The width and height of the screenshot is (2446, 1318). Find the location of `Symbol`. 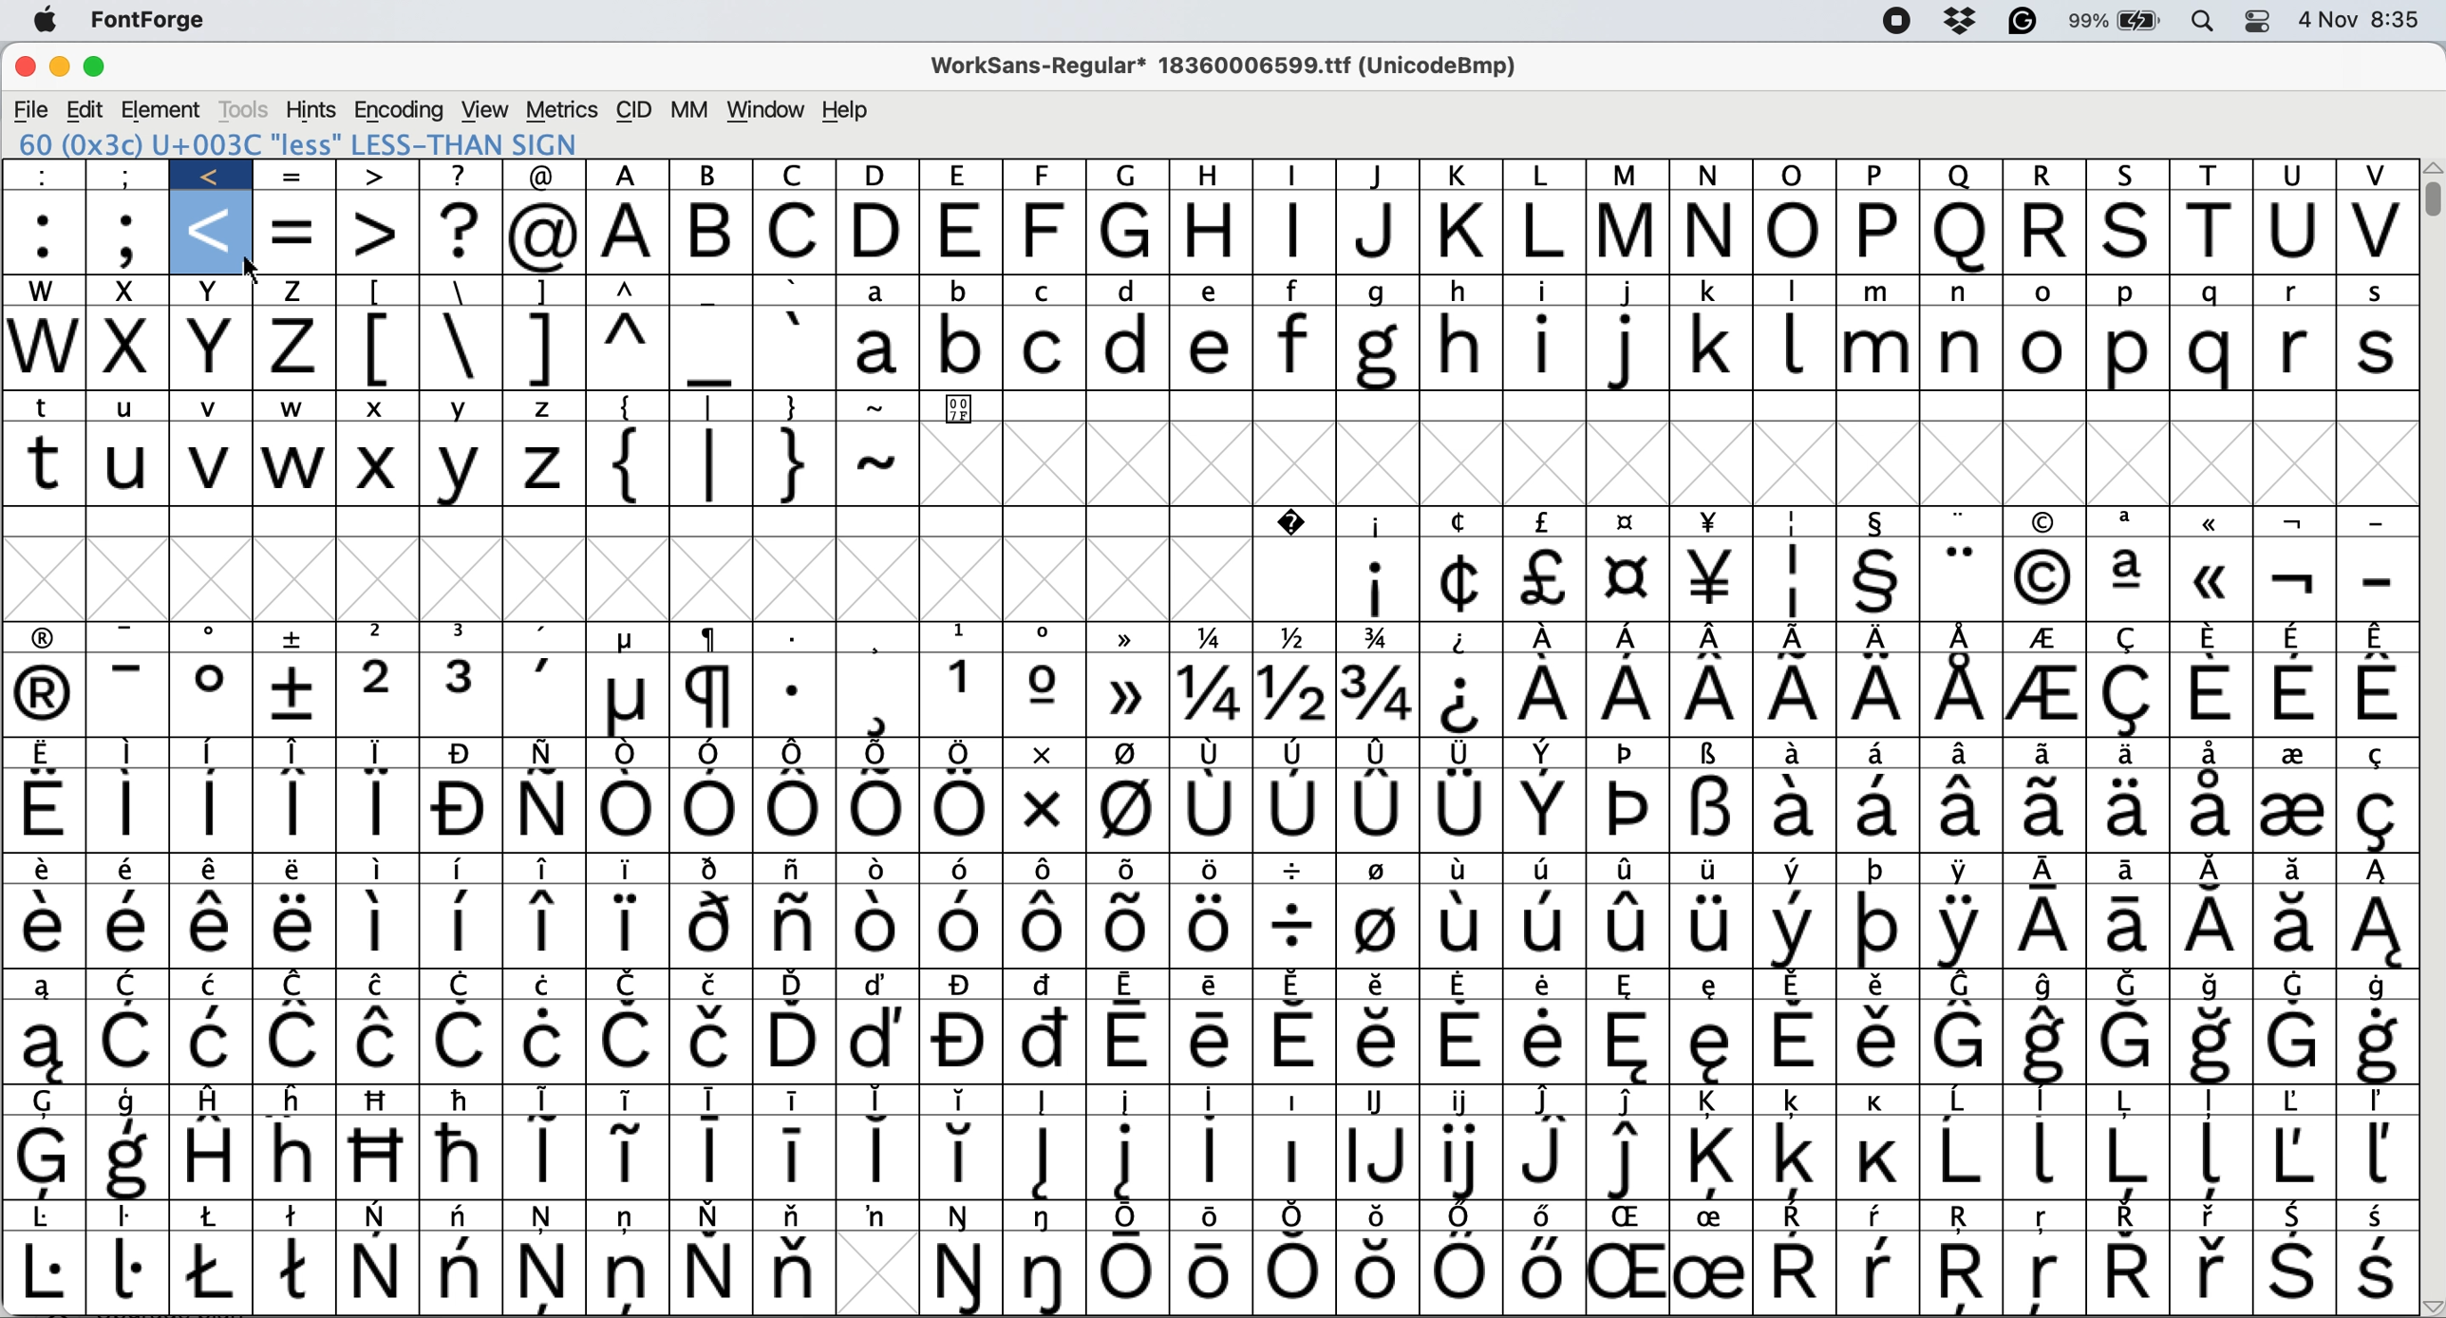

Symbol is located at coordinates (377, 752).